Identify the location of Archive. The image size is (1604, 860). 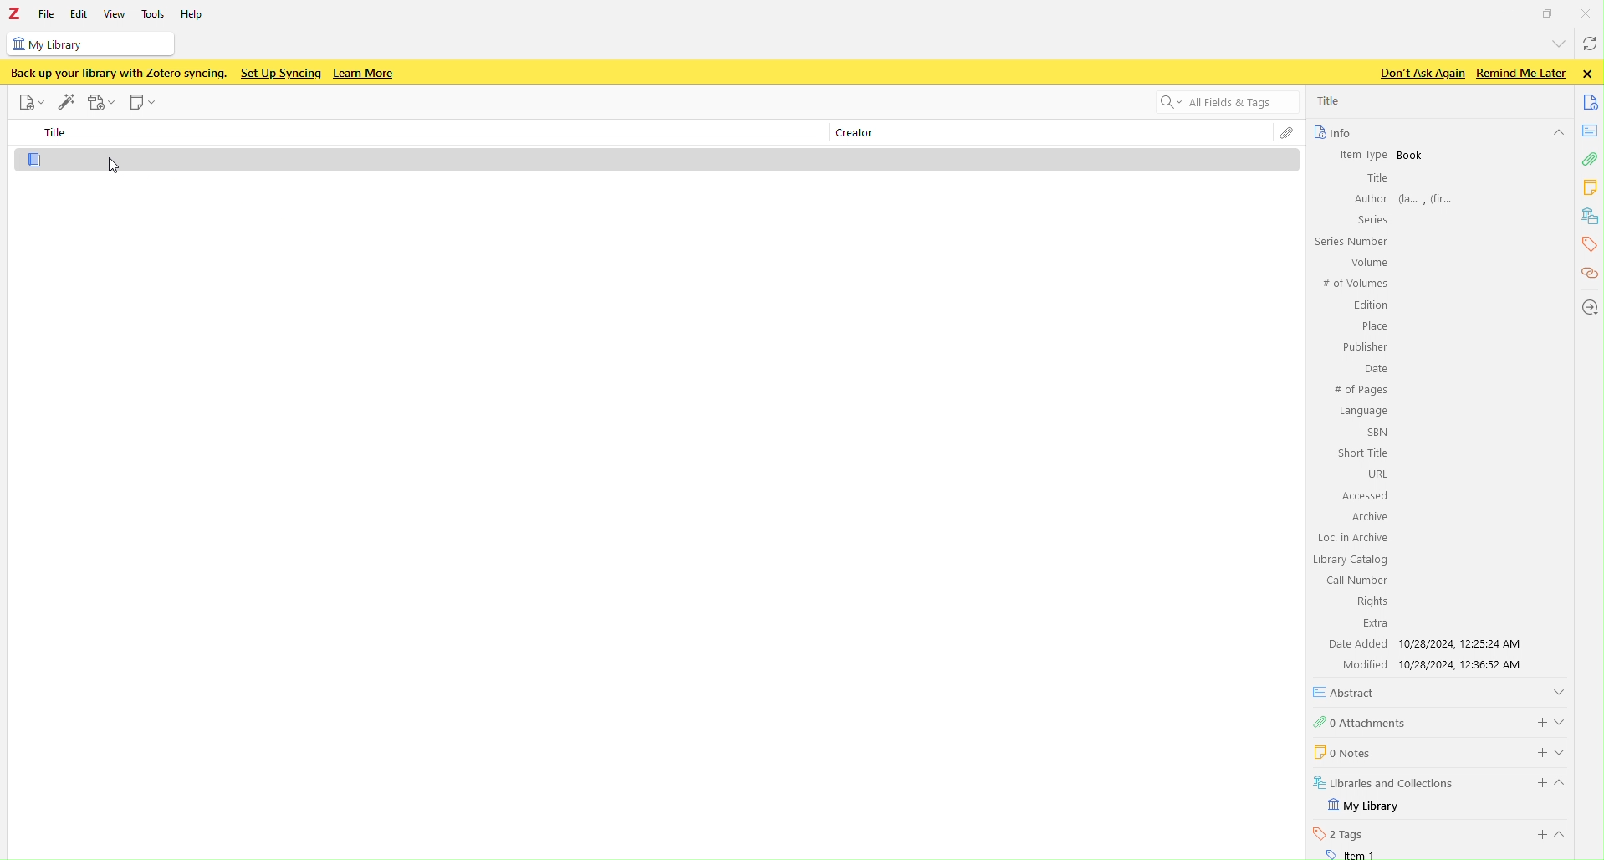
(1367, 516).